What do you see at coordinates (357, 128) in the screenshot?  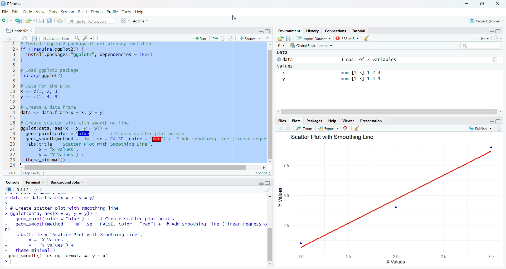 I see `clear all plots` at bounding box center [357, 128].